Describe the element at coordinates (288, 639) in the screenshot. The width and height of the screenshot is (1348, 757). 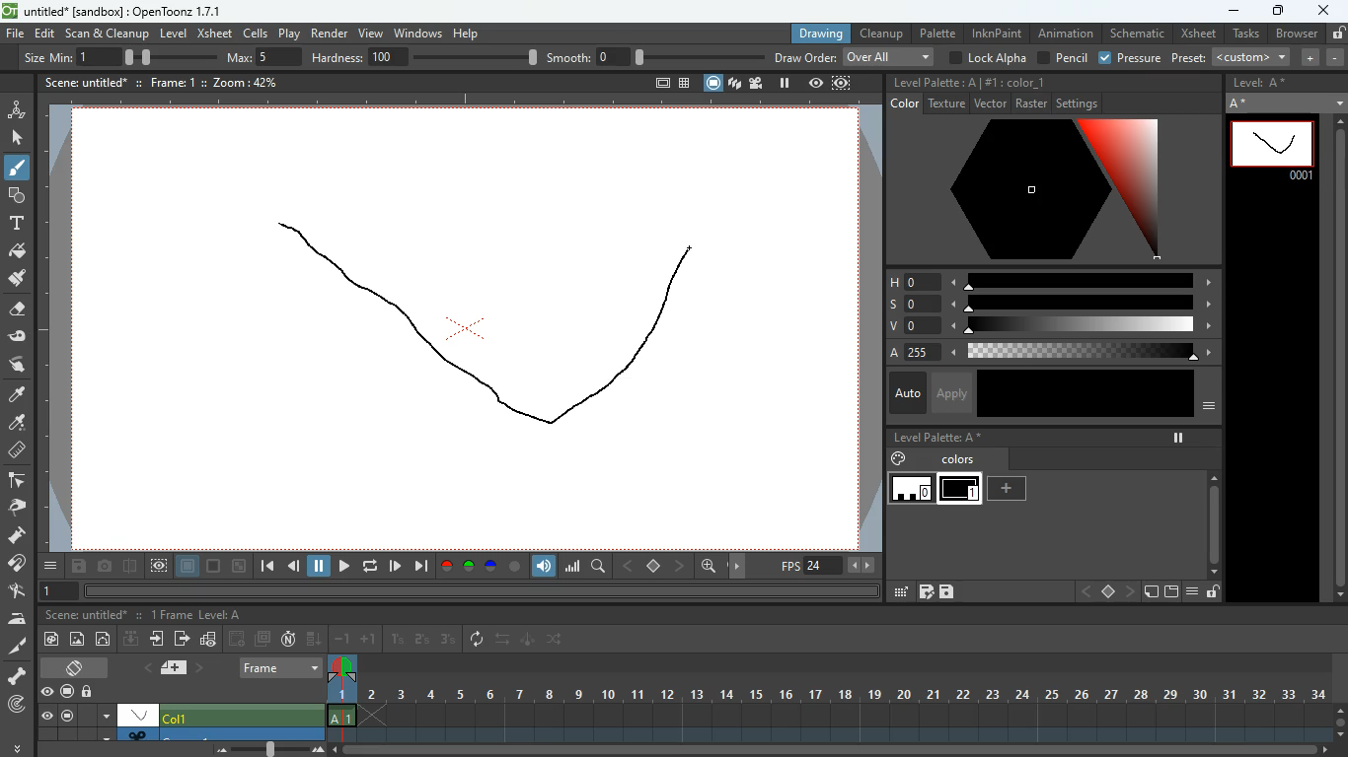
I see `n` at that location.